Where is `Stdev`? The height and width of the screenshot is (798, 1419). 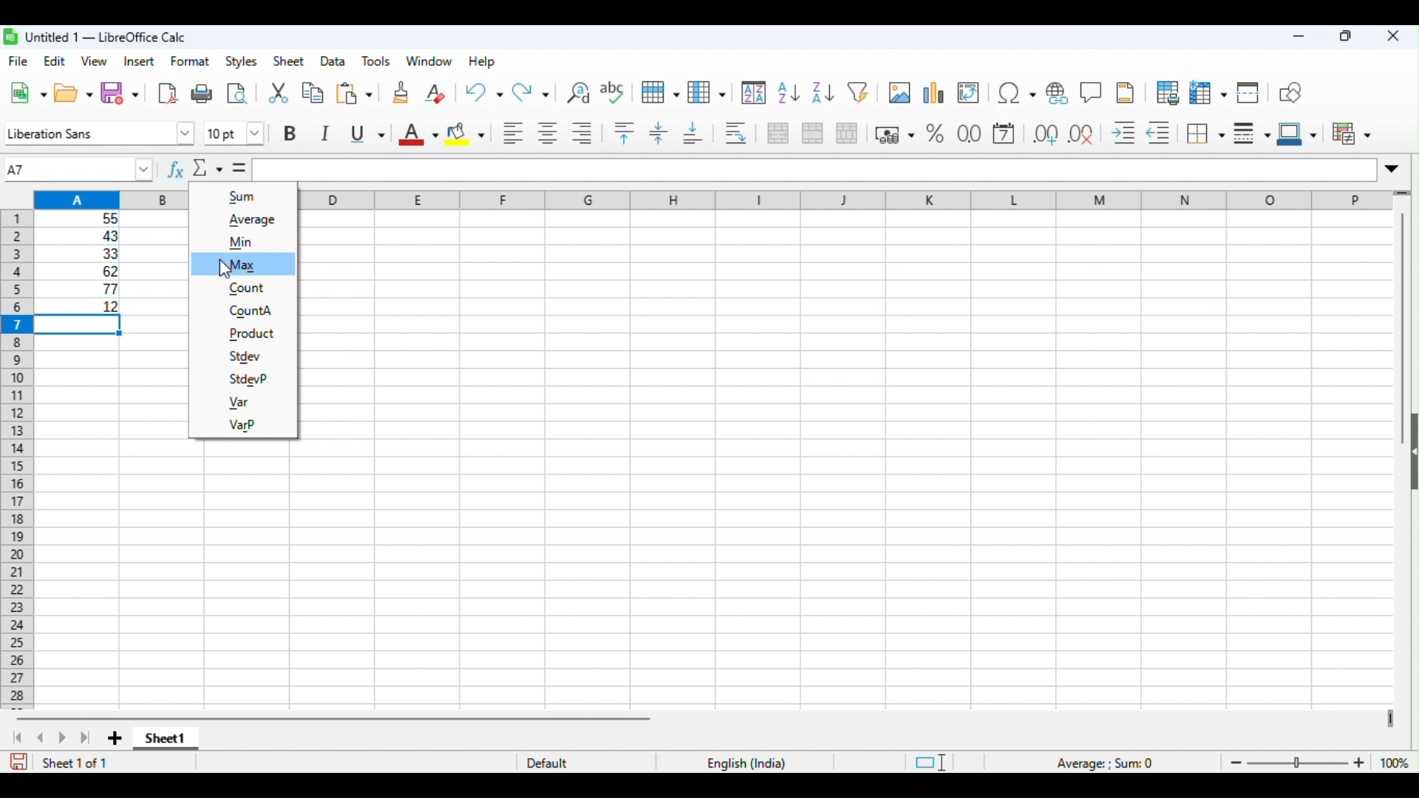
Stdev is located at coordinates (247, 355).